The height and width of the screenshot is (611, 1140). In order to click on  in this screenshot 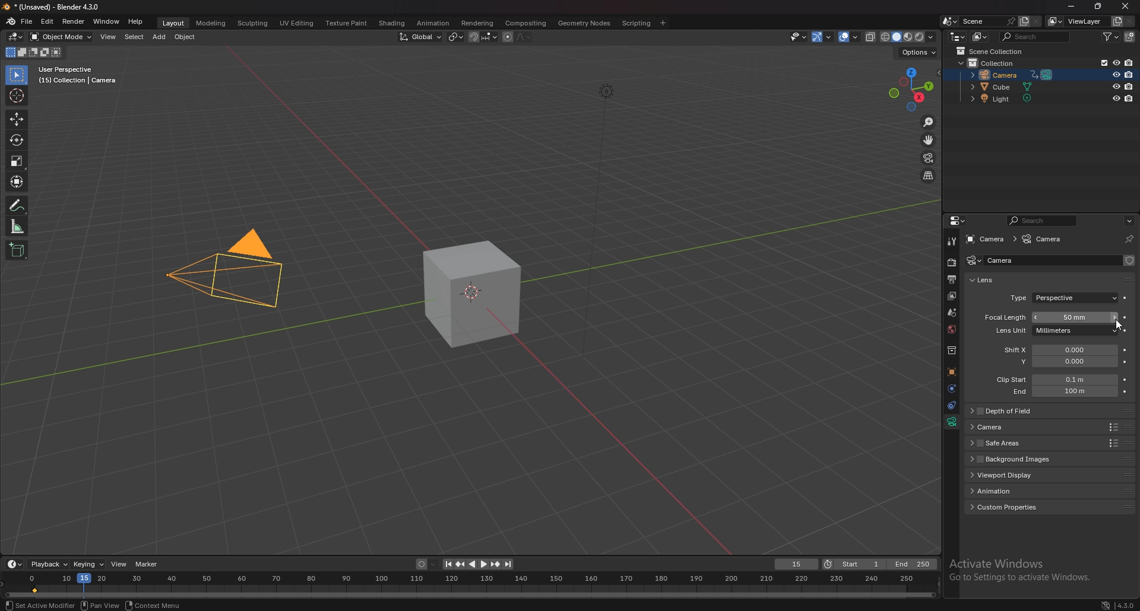, I will do `click(1113, 443)`.